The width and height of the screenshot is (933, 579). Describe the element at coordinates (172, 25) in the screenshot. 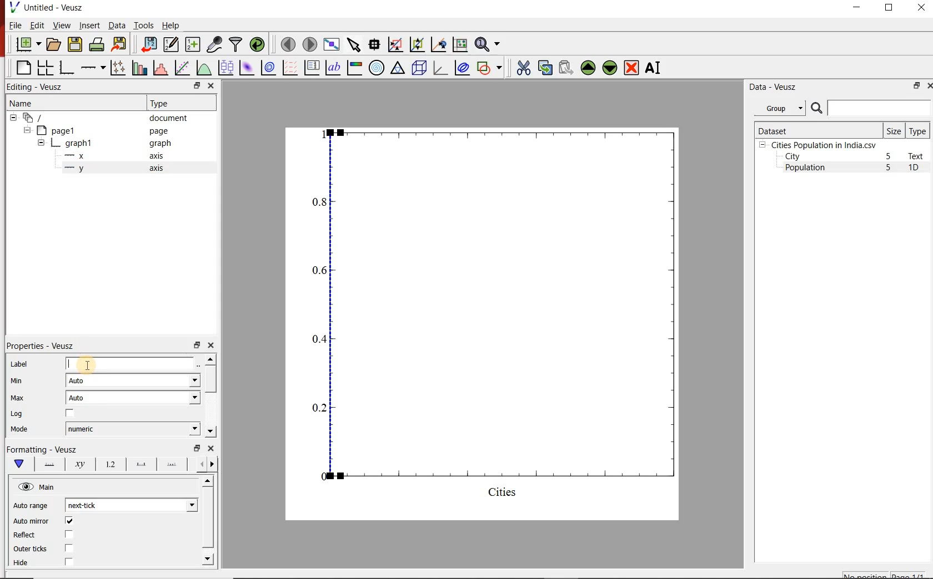

I see `Help` at that location.